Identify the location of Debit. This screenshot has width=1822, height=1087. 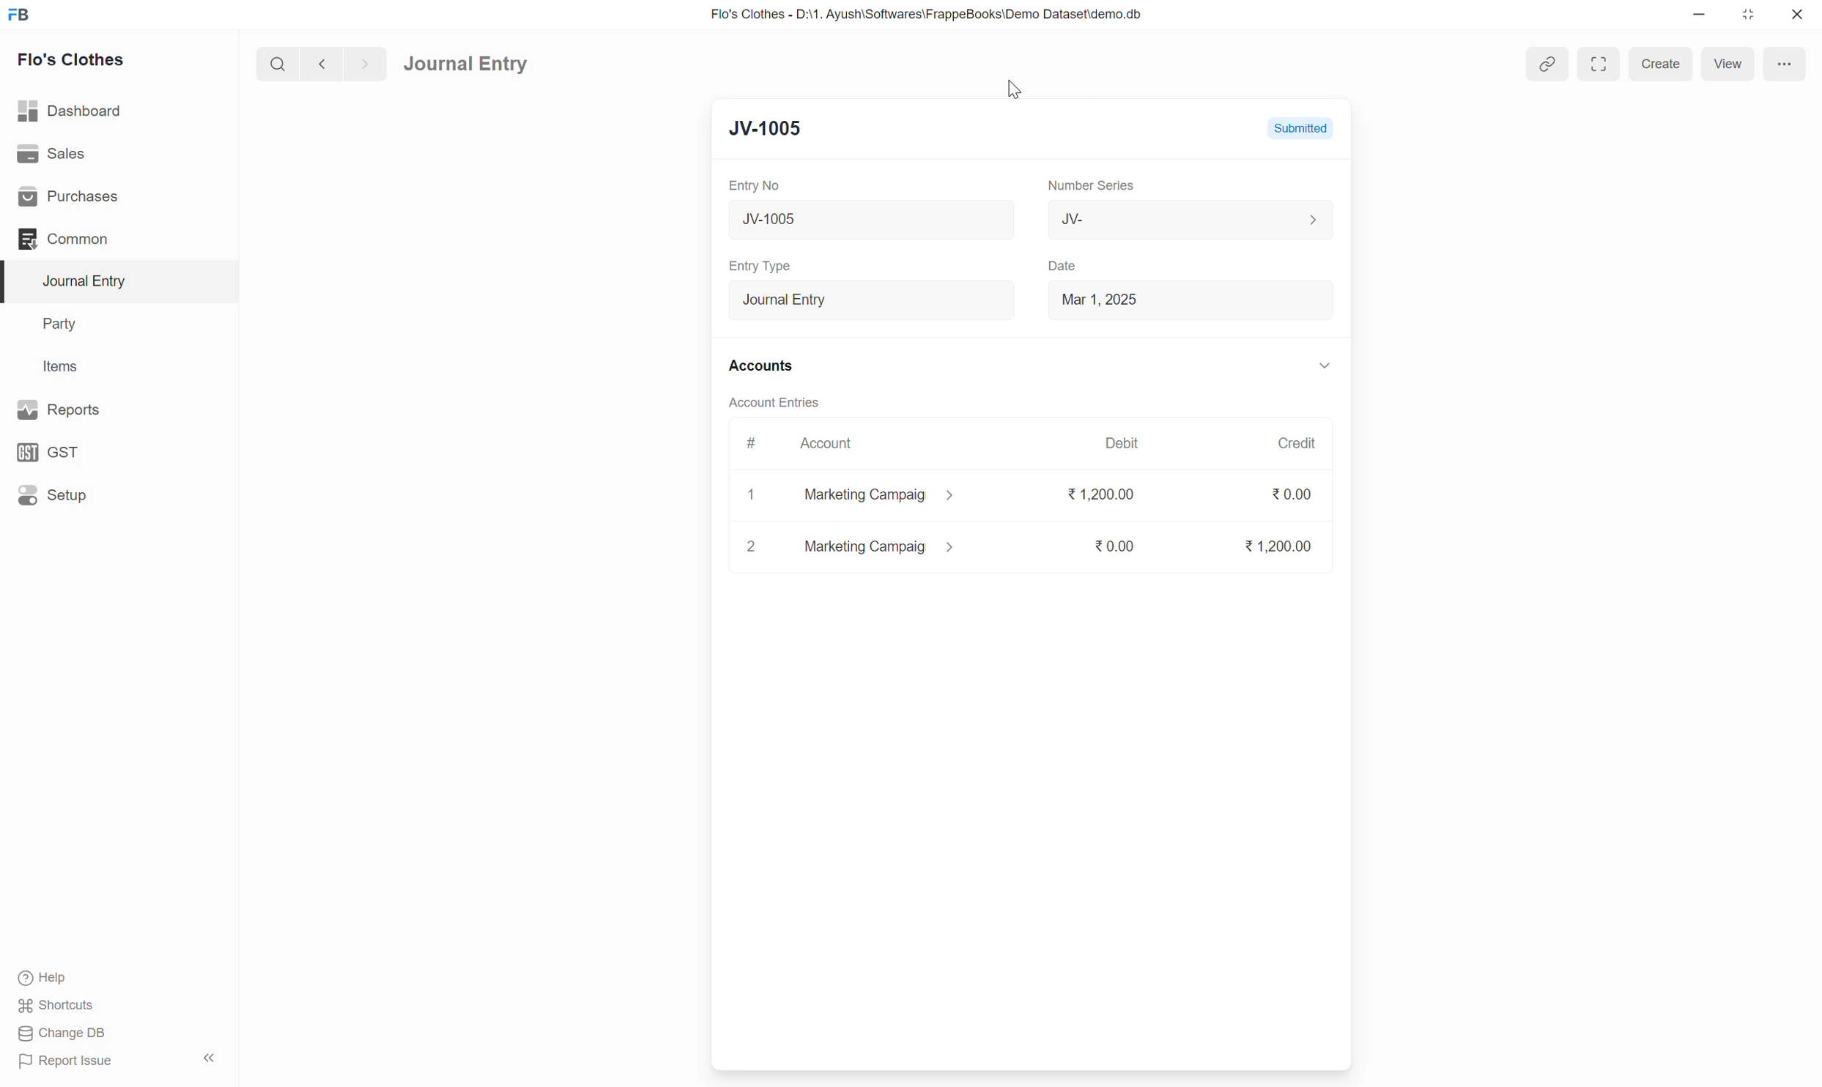
(1122, 442).